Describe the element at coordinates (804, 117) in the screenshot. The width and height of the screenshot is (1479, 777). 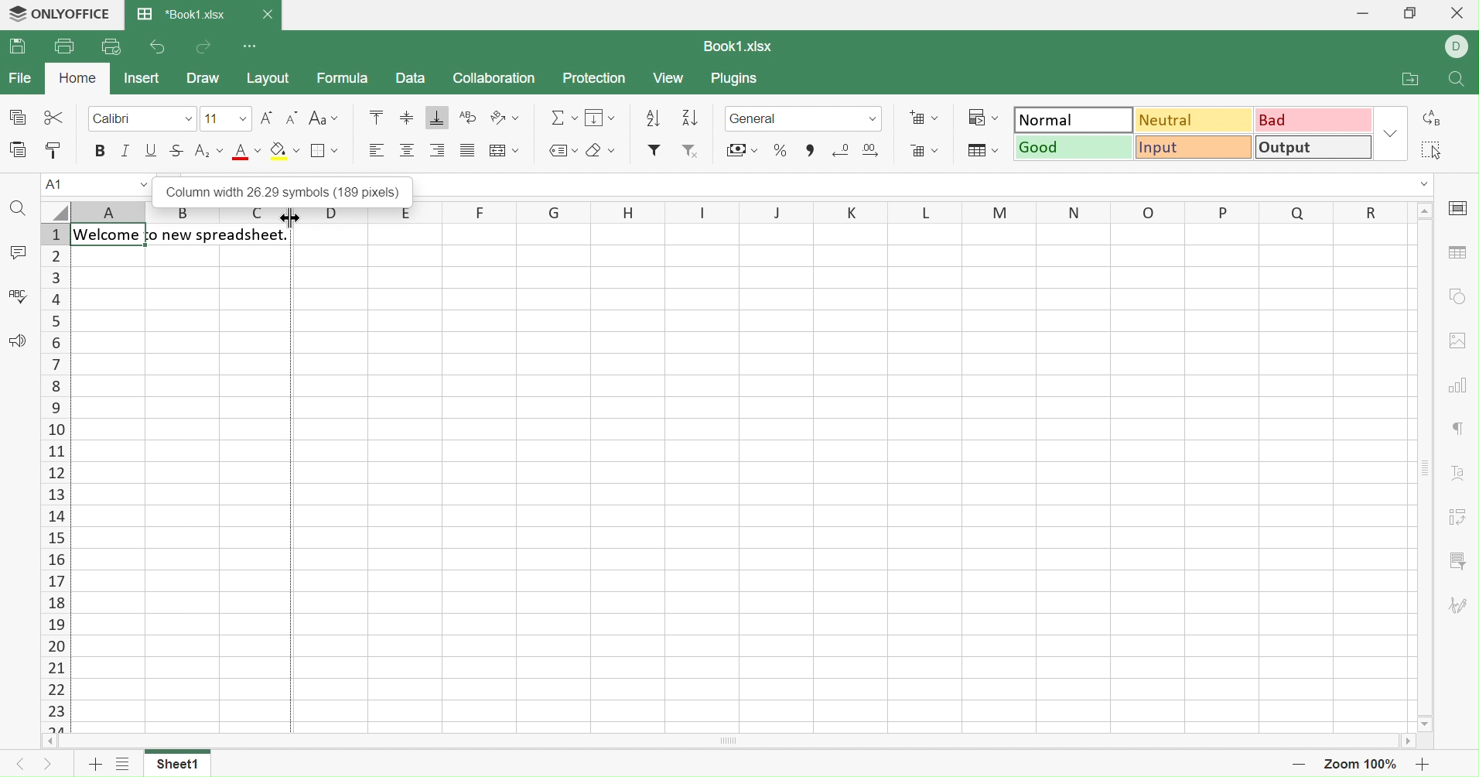
I see `General` at that location.